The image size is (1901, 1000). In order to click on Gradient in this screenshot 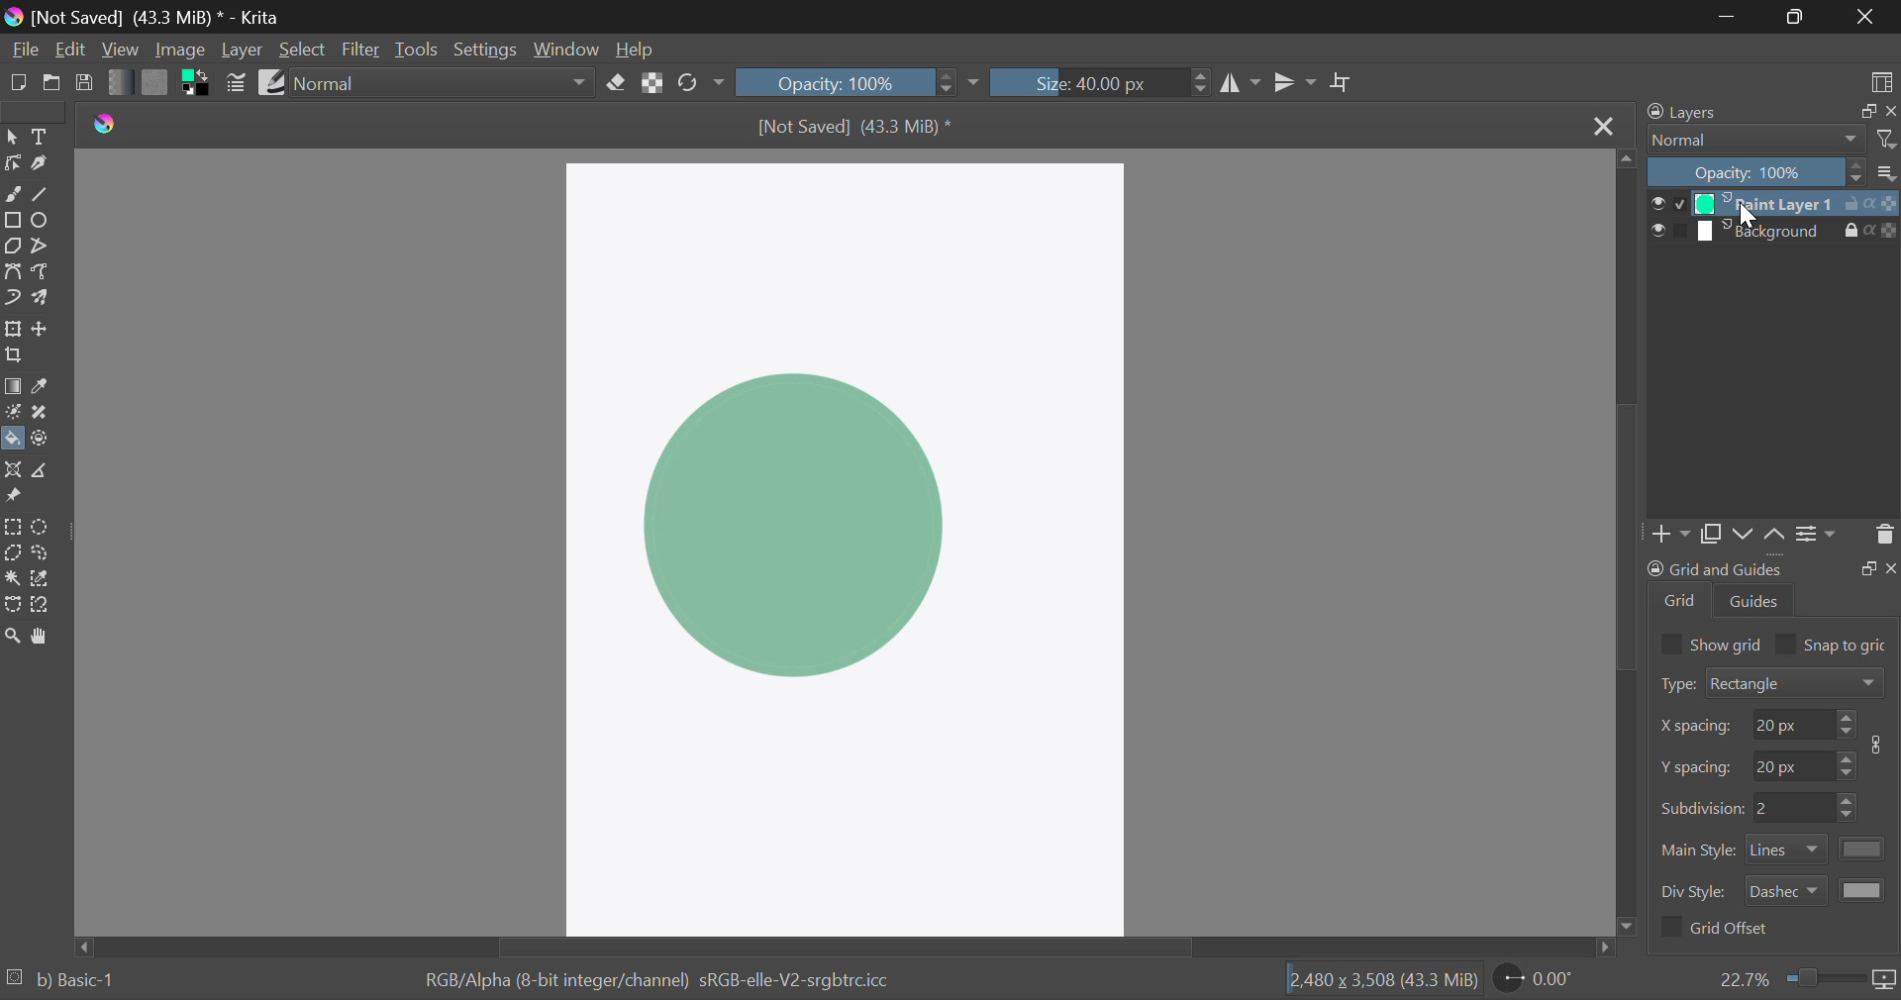, I will do `click(115, 82)`.